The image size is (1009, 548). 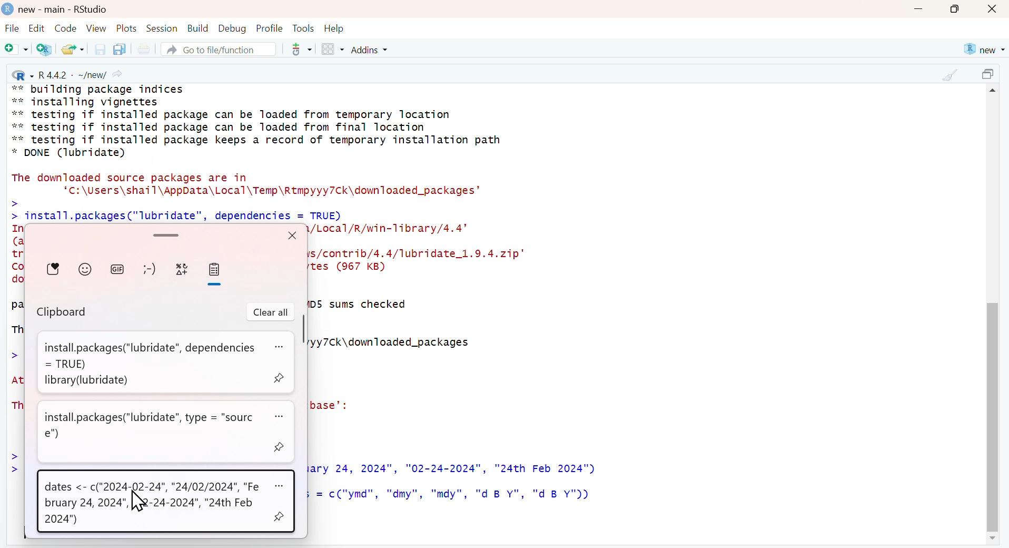 What do you see at coordinates (918, 10) in the screenshot?
I see `minimize` at bounding box center [918, 10].